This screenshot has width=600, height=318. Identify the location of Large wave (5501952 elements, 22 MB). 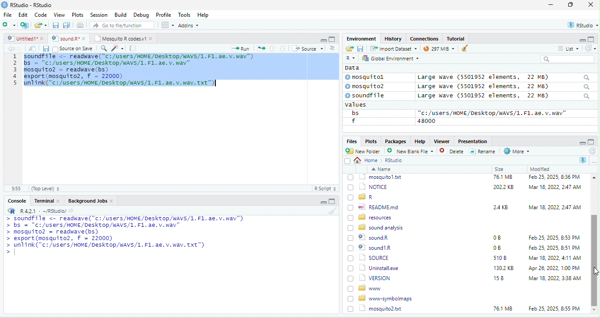
(504, 96).